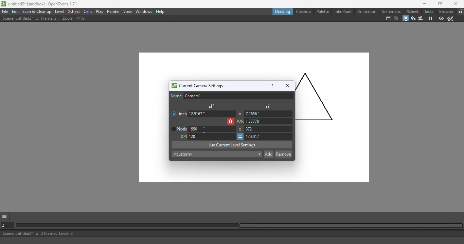  Describe the element at coordinates (5, 216) in the screenshot. I see `More options` at that location.